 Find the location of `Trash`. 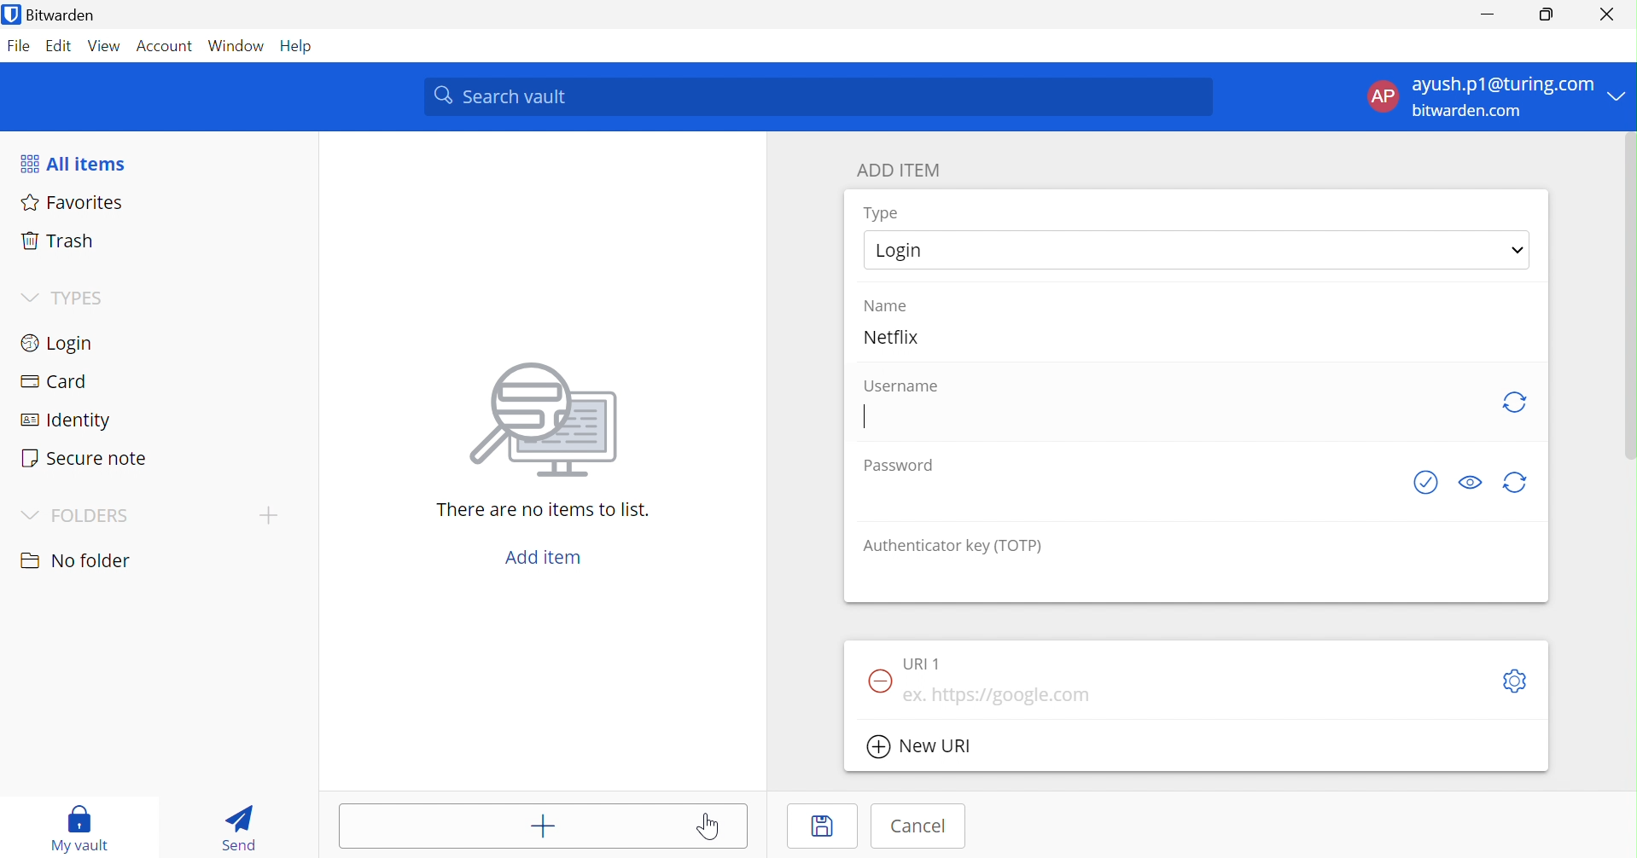

Trash is located at coordinates (56, 241).